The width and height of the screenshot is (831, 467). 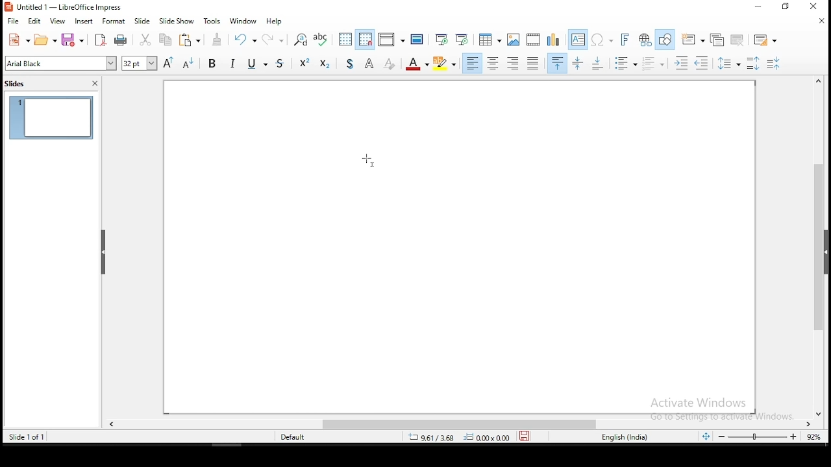 What do you see at coordinates (463, 425) in the screenshot?
I see `scroll bar` at bounding box center [463, 425].